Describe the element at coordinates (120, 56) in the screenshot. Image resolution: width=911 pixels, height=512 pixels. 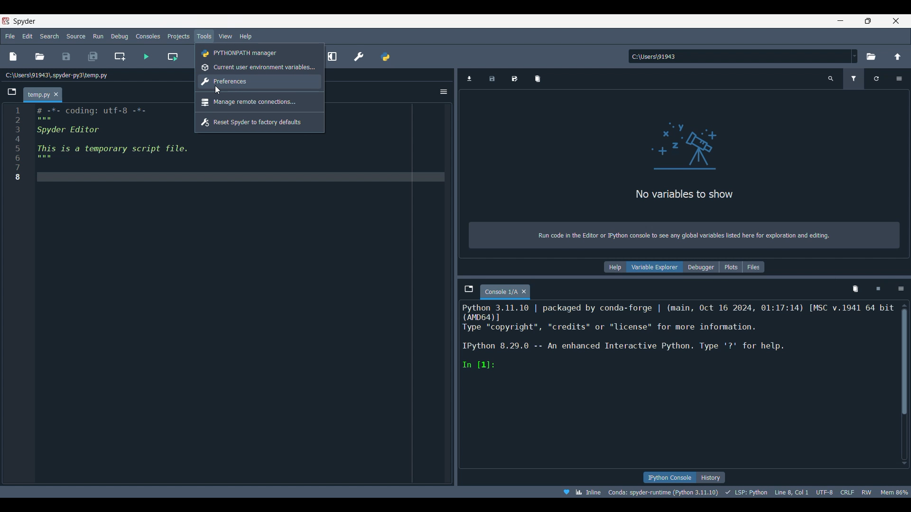
I see `Create new cell at the current line` at that location.